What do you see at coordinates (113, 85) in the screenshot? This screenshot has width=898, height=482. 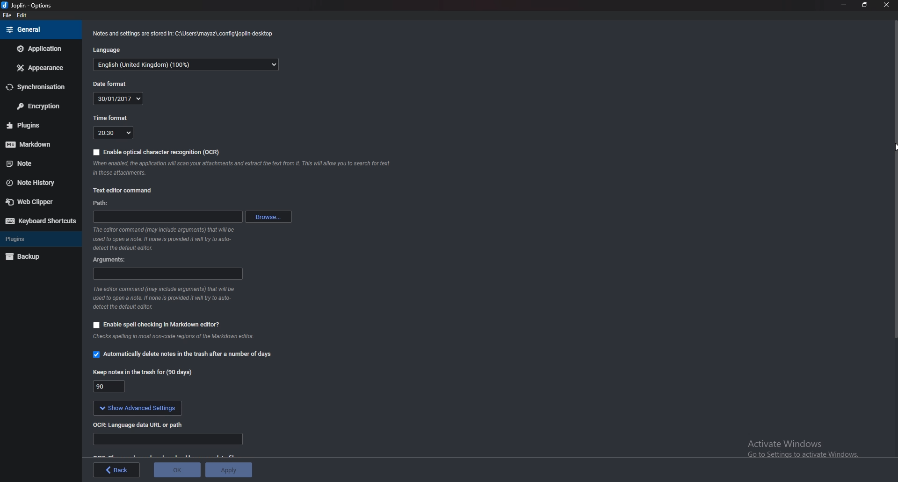 I see `Date format` at bounding box center [113, 85].